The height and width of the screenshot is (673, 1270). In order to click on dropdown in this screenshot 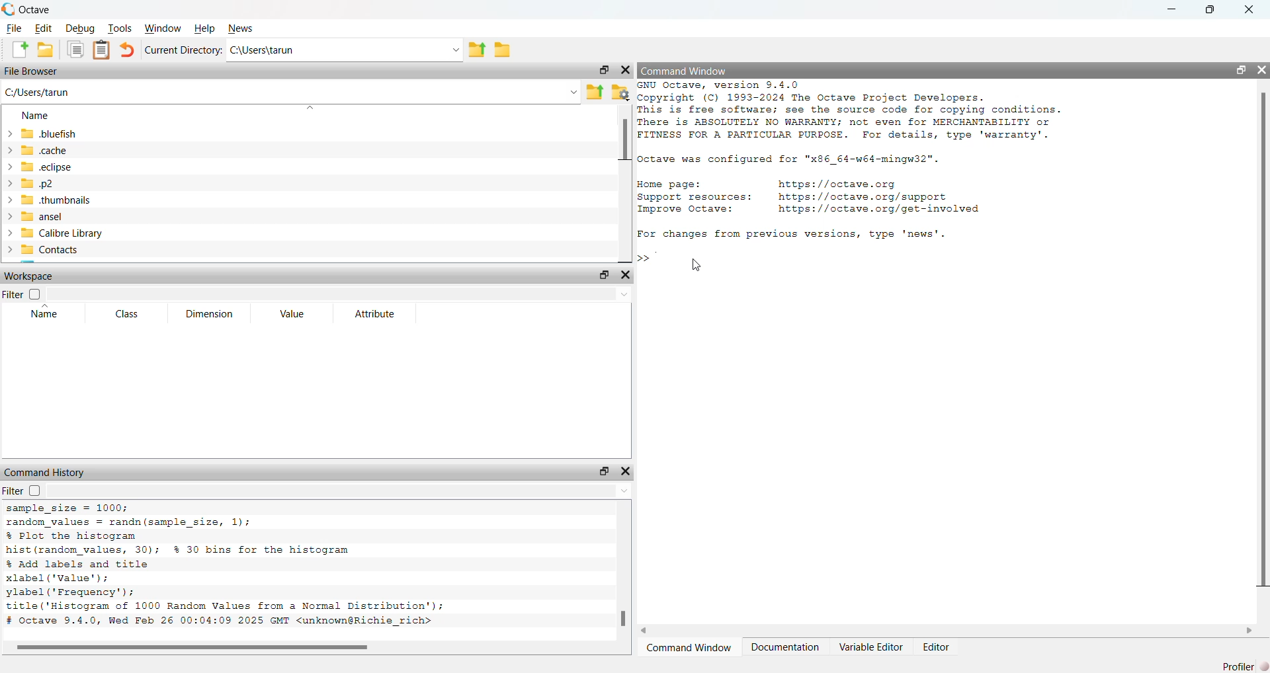, I will do `click(573, 92)`.